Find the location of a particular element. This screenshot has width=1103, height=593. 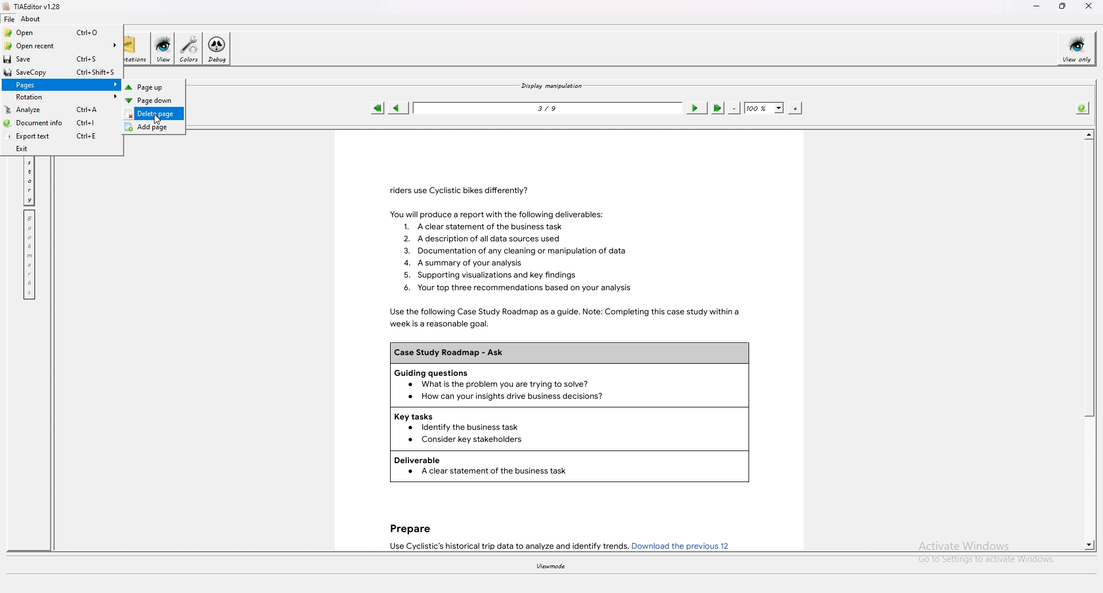

Download the previous 12 is located at coordinates (684, 545).